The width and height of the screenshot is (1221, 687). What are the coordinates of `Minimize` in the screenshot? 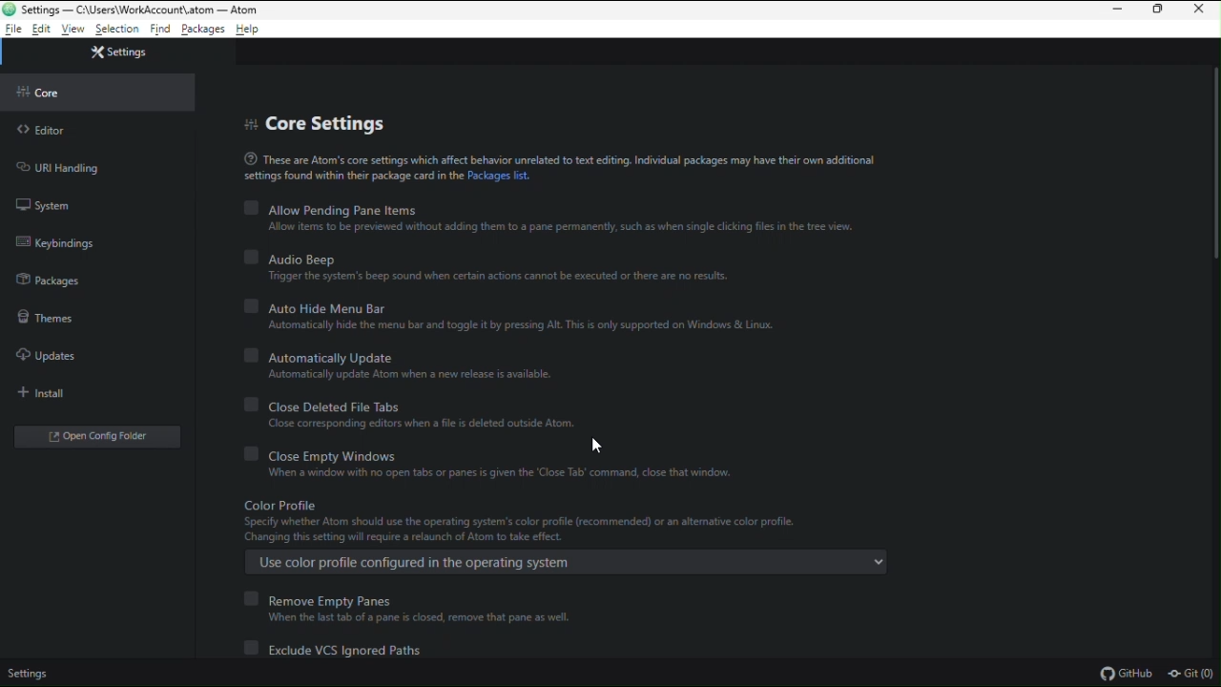 It's located at (1114, 10).